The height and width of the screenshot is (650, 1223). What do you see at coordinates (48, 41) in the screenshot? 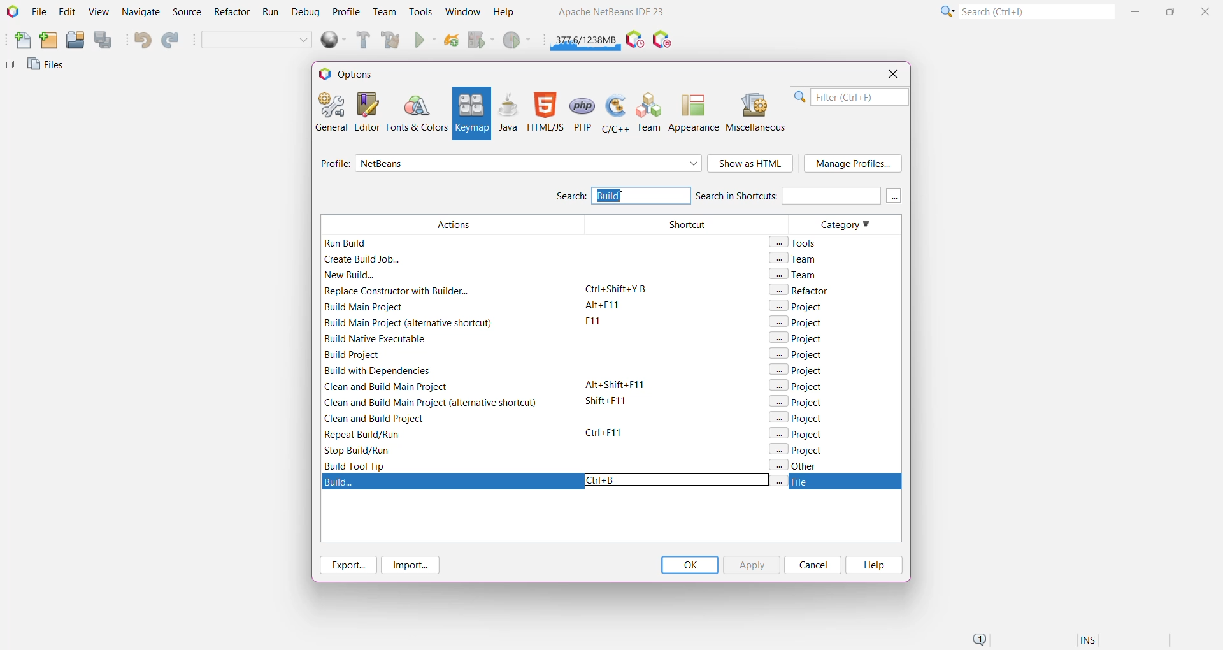
I see `New Project` at bounding box center [48, 41].